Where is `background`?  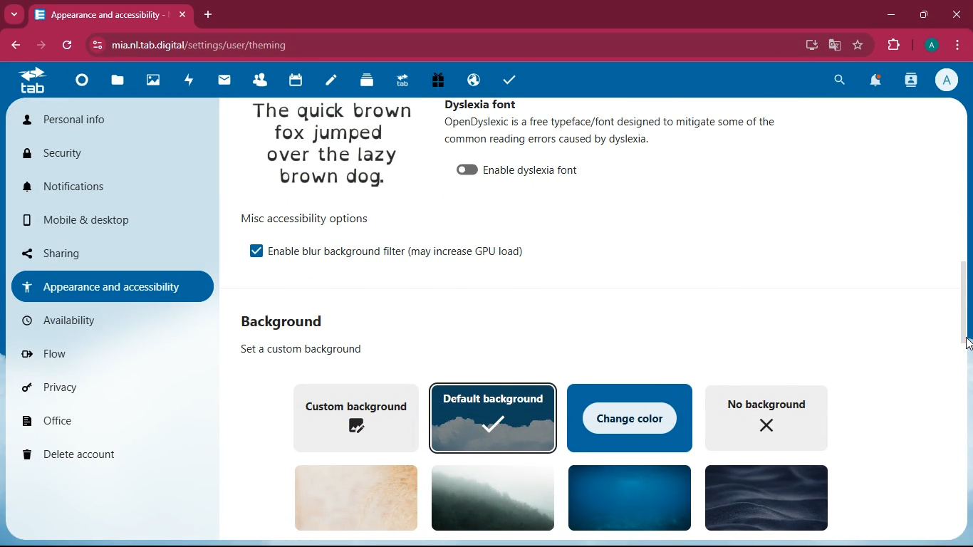 background is located at coordinates (356, 497).